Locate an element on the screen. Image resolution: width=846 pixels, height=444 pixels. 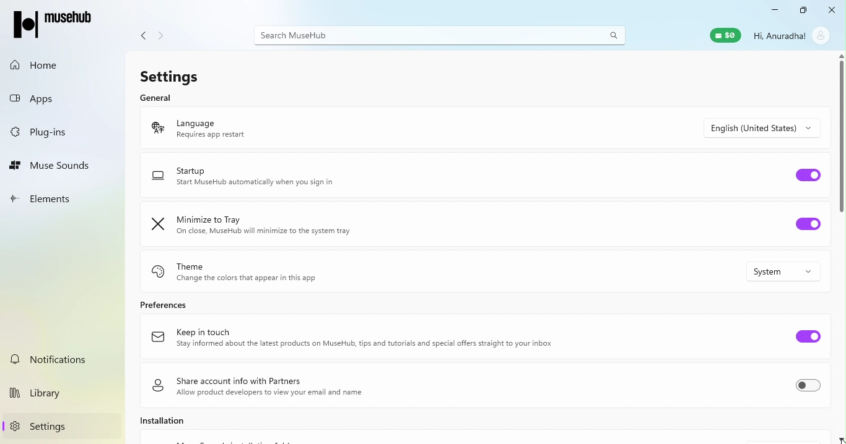
Preferences is located at coordinates (170, 307).